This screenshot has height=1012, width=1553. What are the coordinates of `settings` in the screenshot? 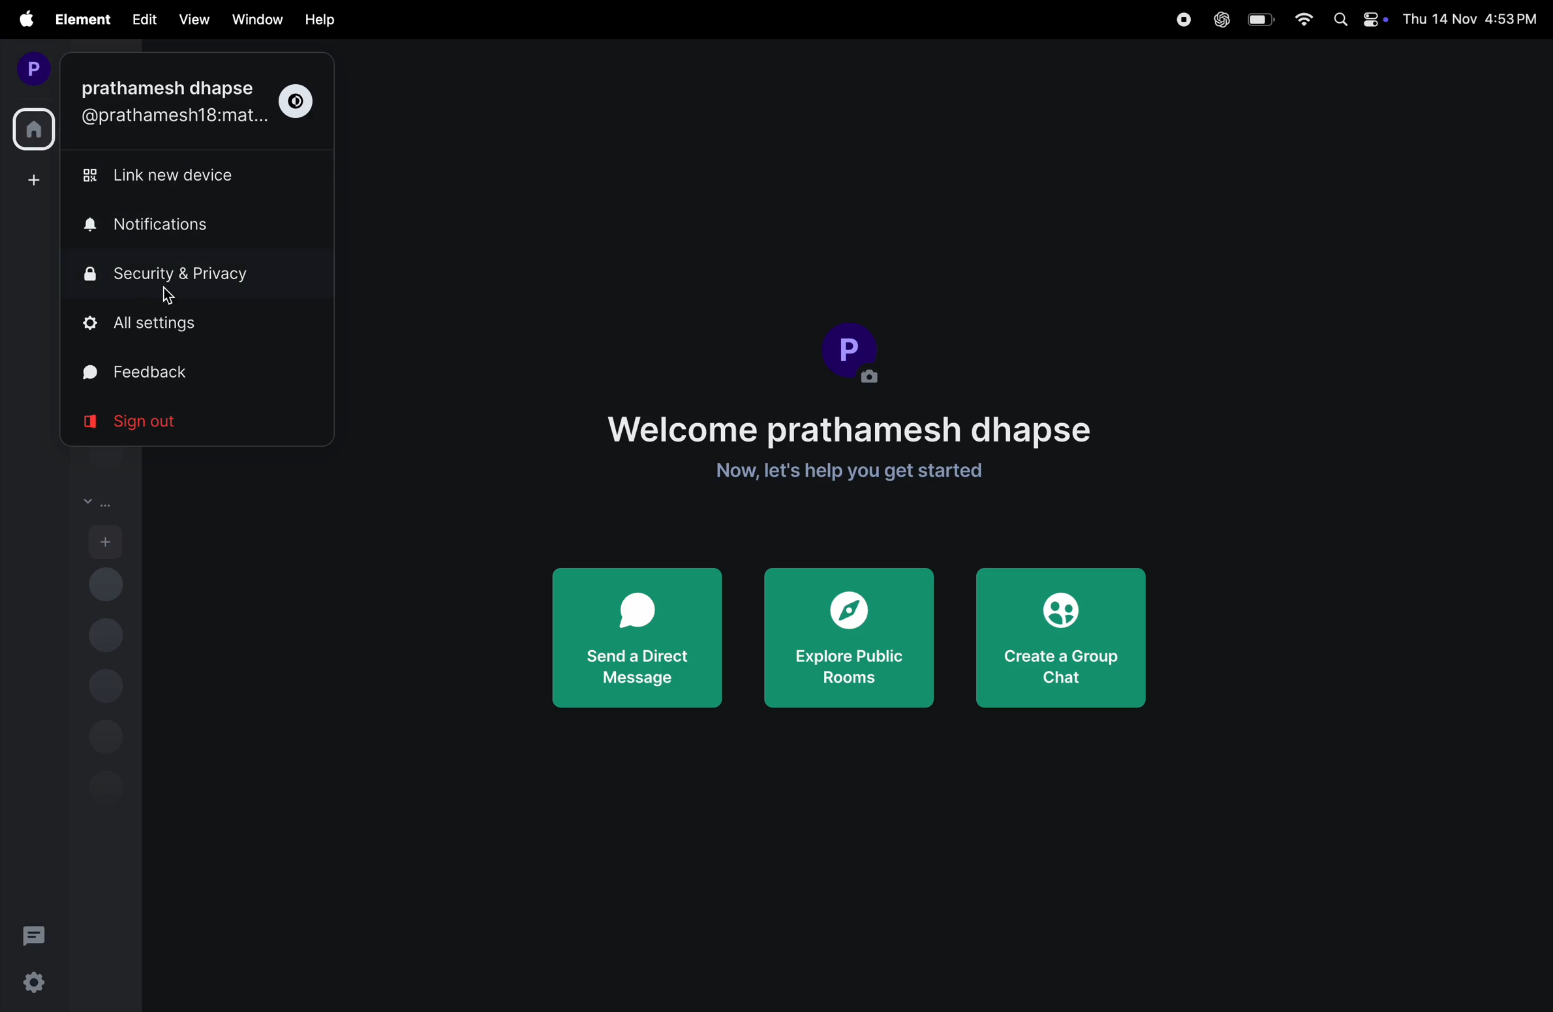 It's located at (35, 985).